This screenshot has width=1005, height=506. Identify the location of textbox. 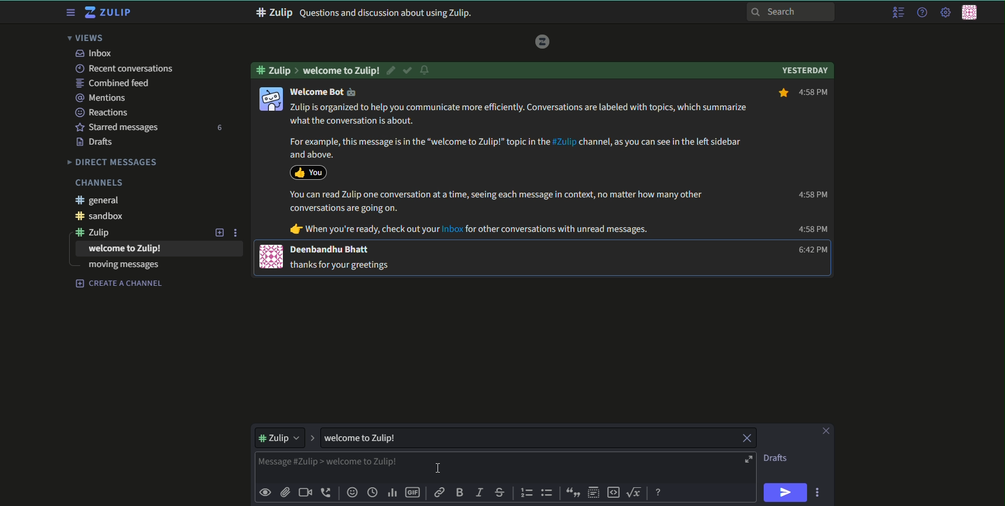
(374, 437).